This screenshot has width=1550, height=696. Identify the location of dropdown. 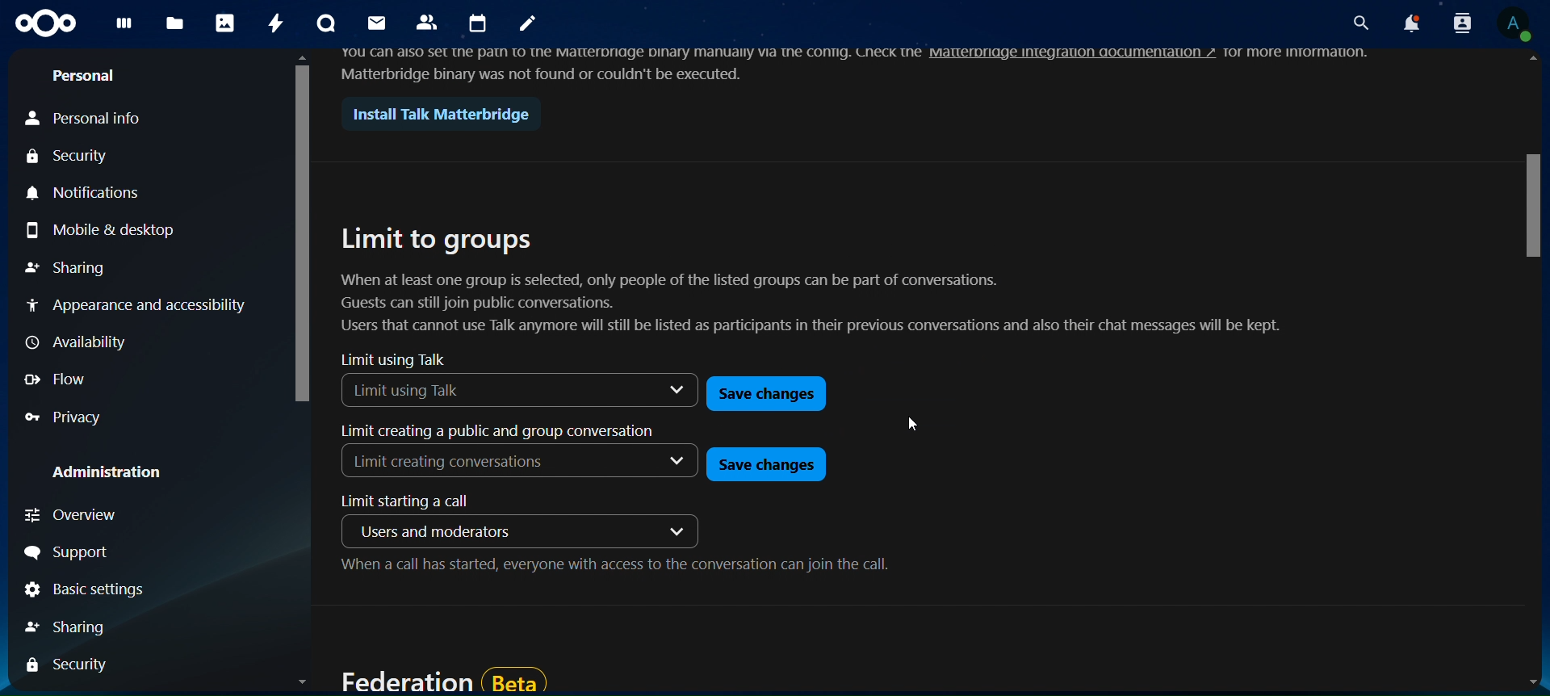
(678, 463).